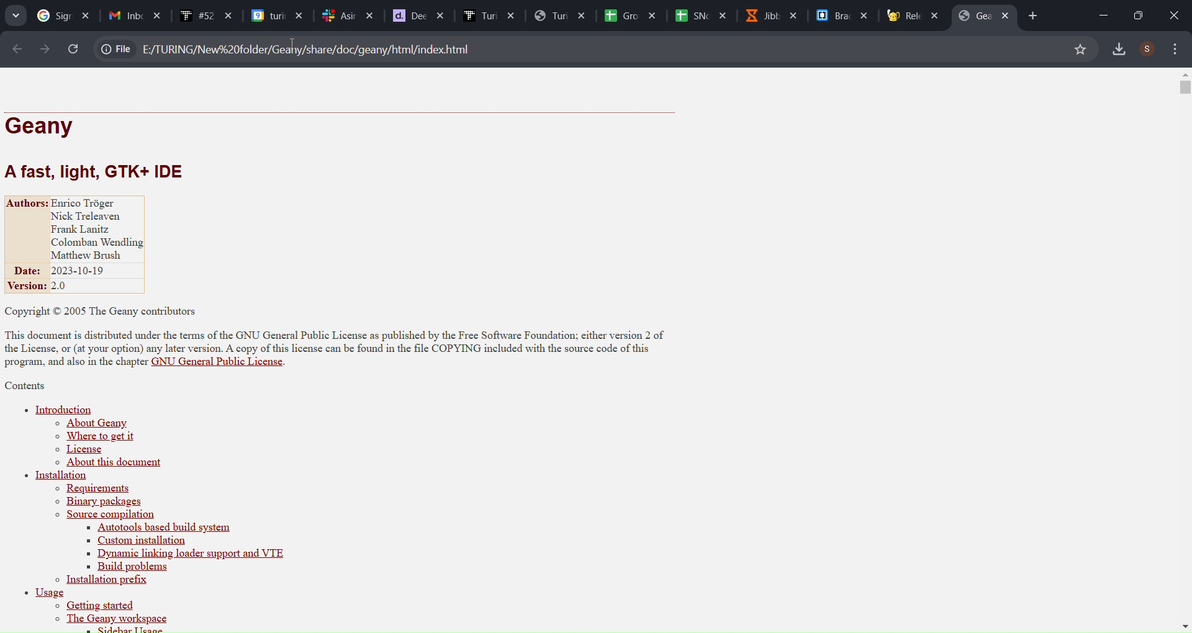 The height and width of the screenshot is (633, 1192). What do you see at coordinates (1176, 49) in the screenshot?
I see `more` at bounding box center [1176, 49].